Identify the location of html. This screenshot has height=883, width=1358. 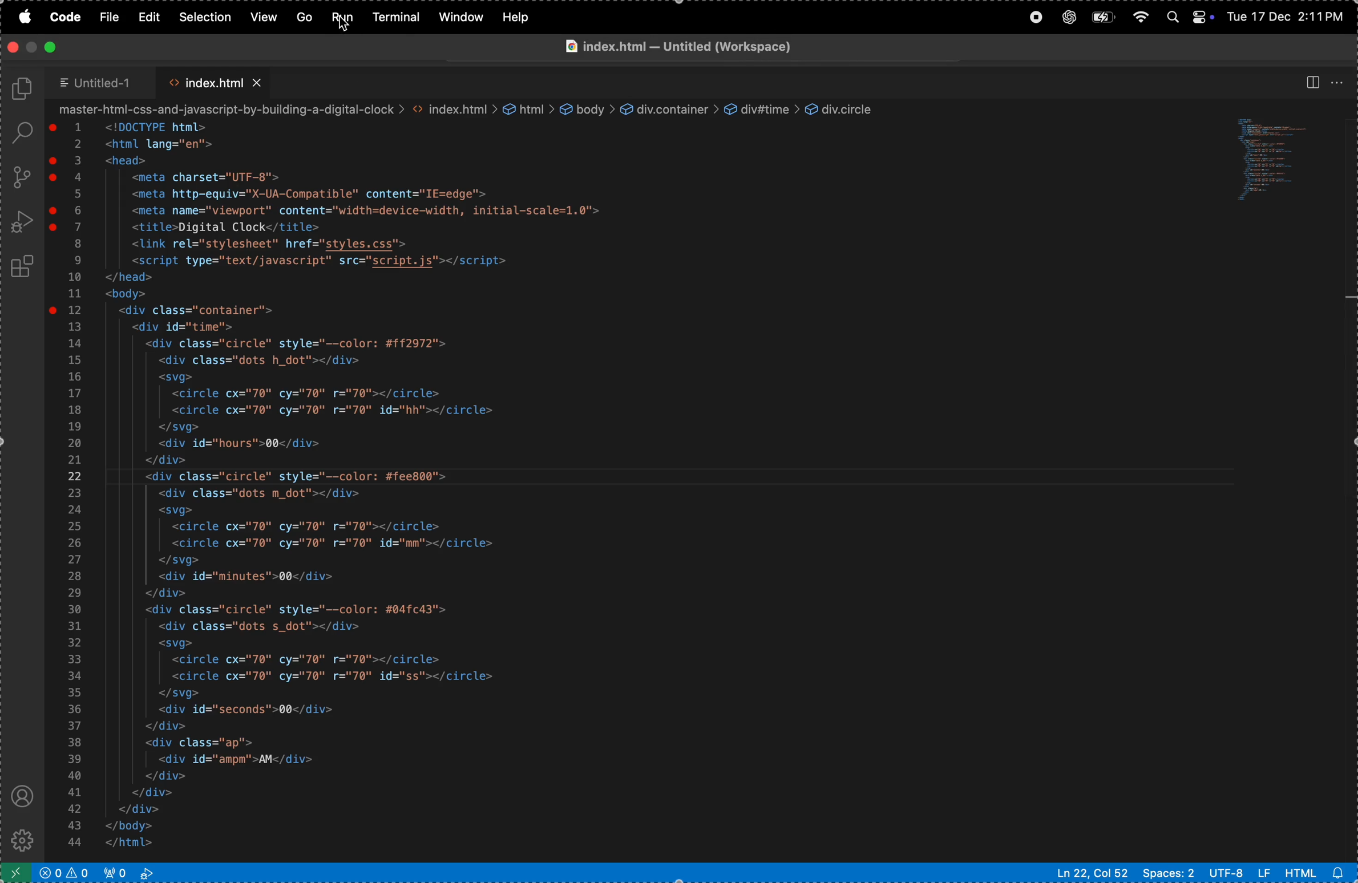
(1316, 873).